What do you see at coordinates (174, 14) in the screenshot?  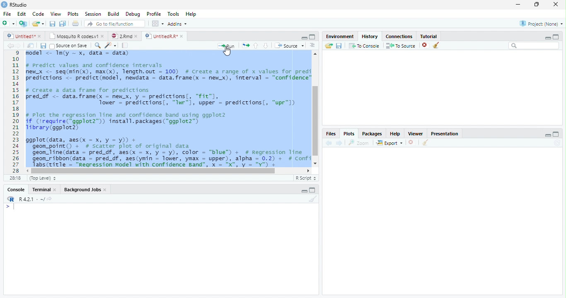 I see `Tools` at bounding box center [174, 14].